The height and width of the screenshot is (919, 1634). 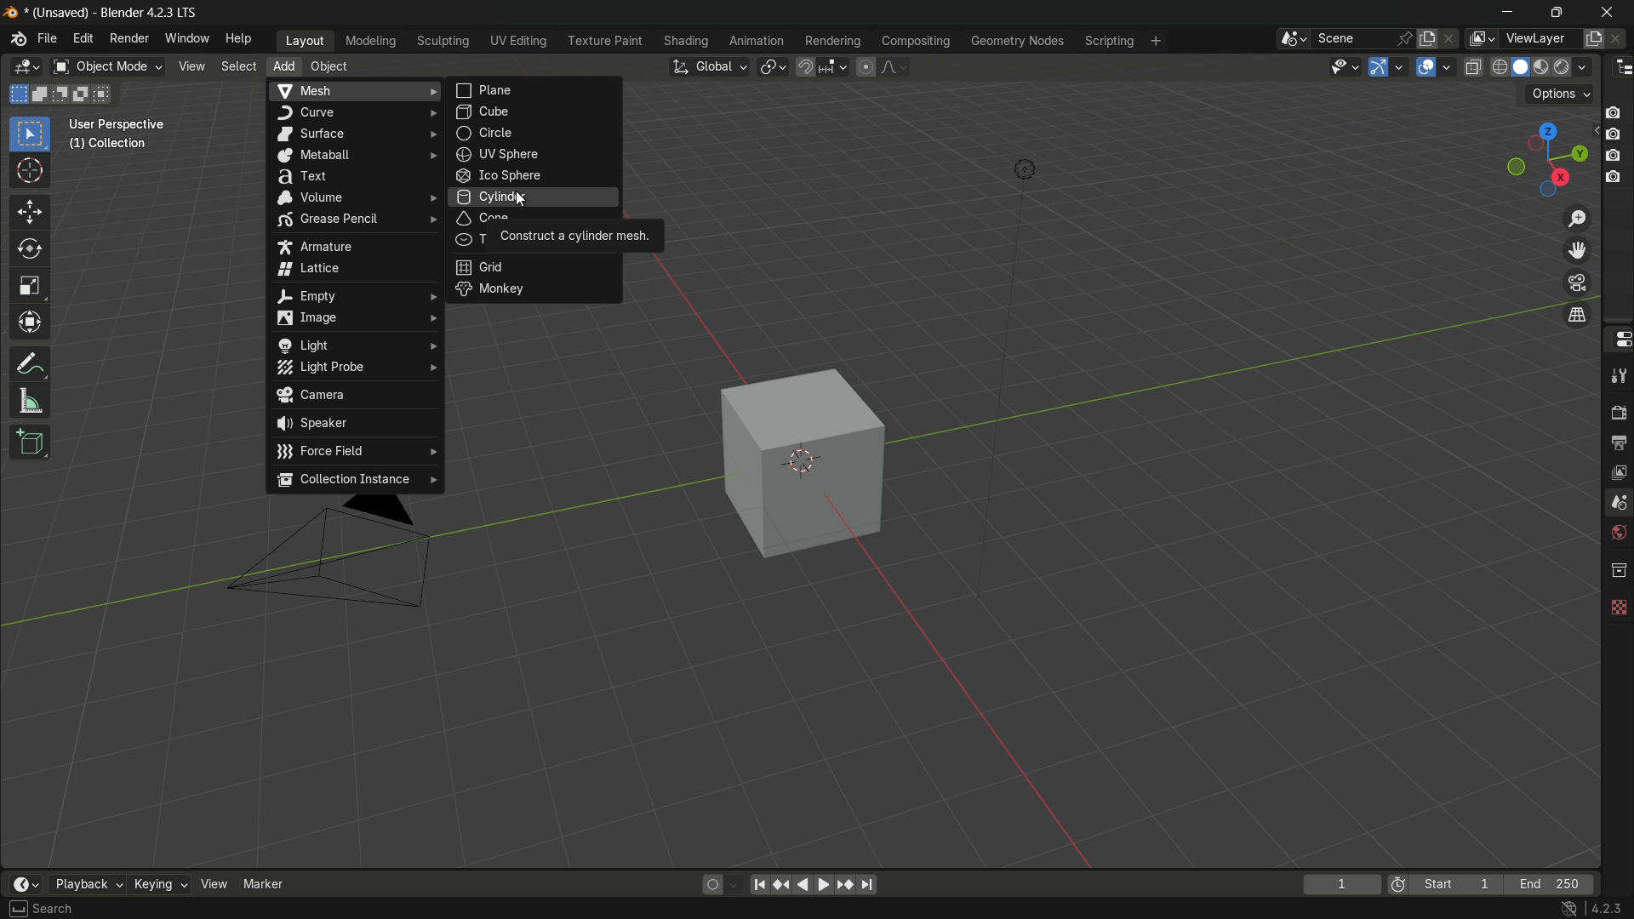 I want to click on foward, so click(x=824, y=884).